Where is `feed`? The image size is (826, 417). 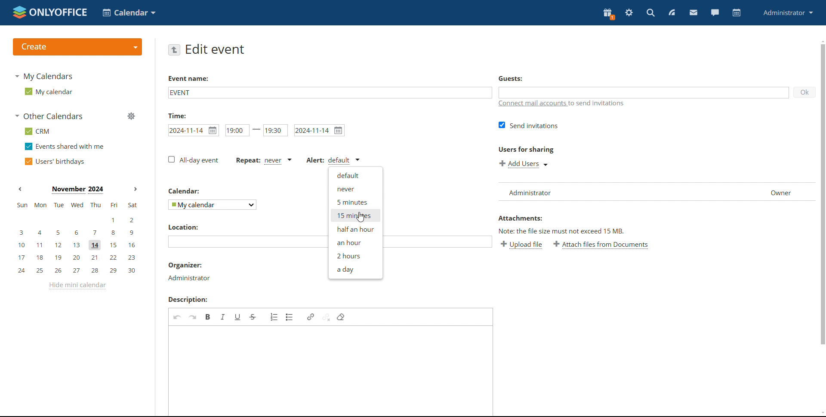 feed is located at coordinates (672, 12).